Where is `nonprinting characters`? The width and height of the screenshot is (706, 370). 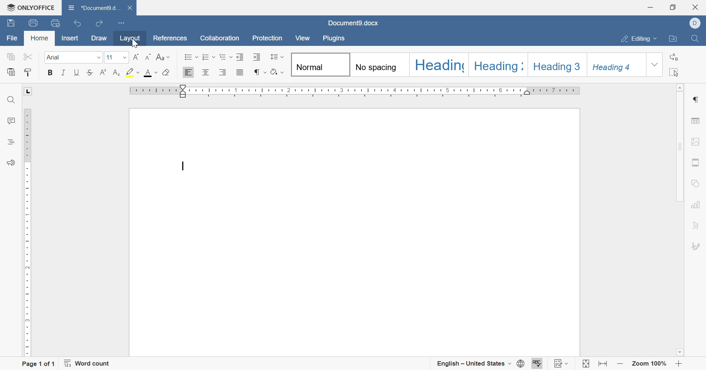 nonprinting characters is located at coordinates (260, 72).